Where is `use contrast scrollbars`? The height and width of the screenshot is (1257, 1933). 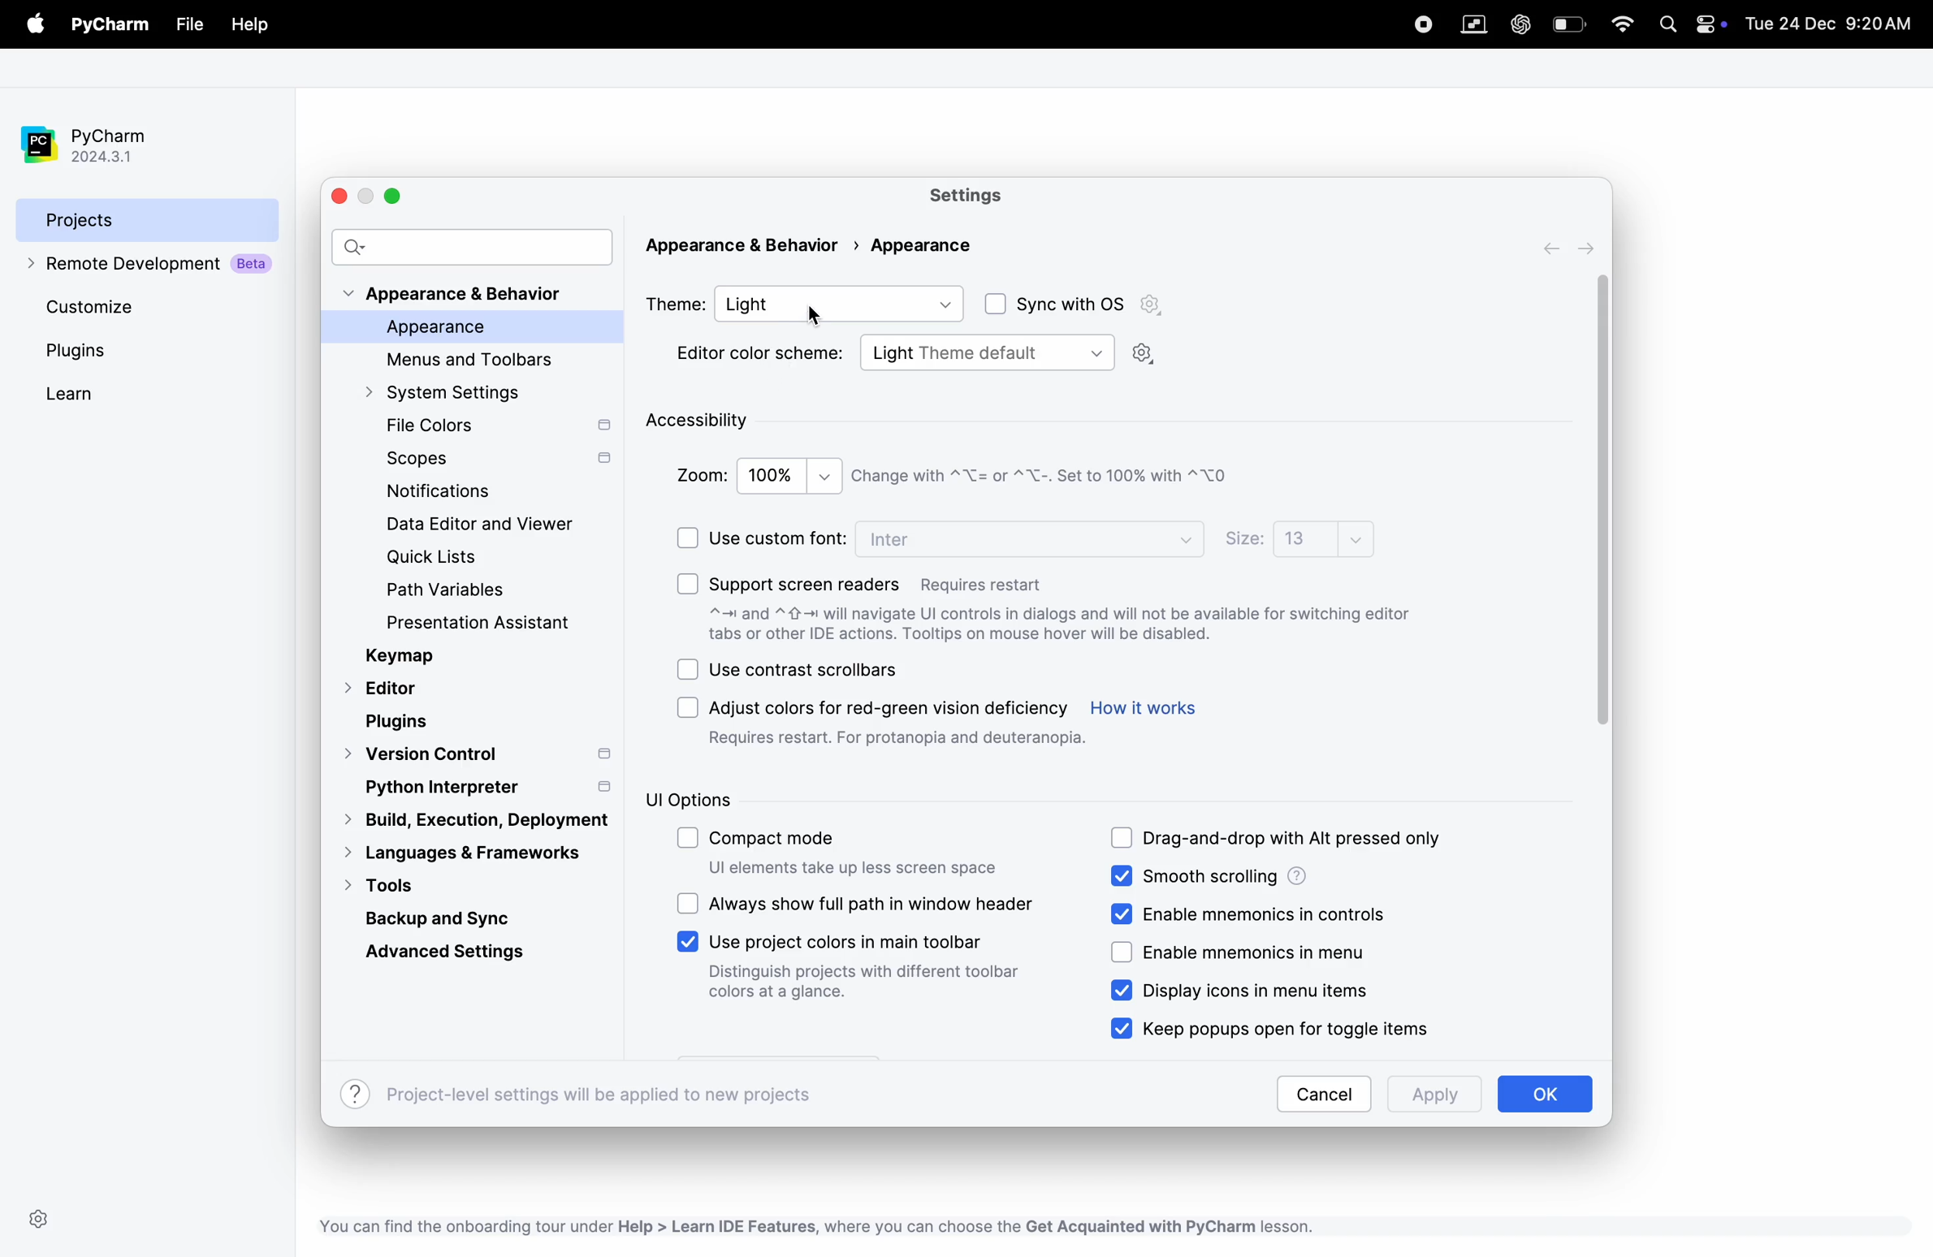
use contrast scrollbars is located at coordinates (806, 669).